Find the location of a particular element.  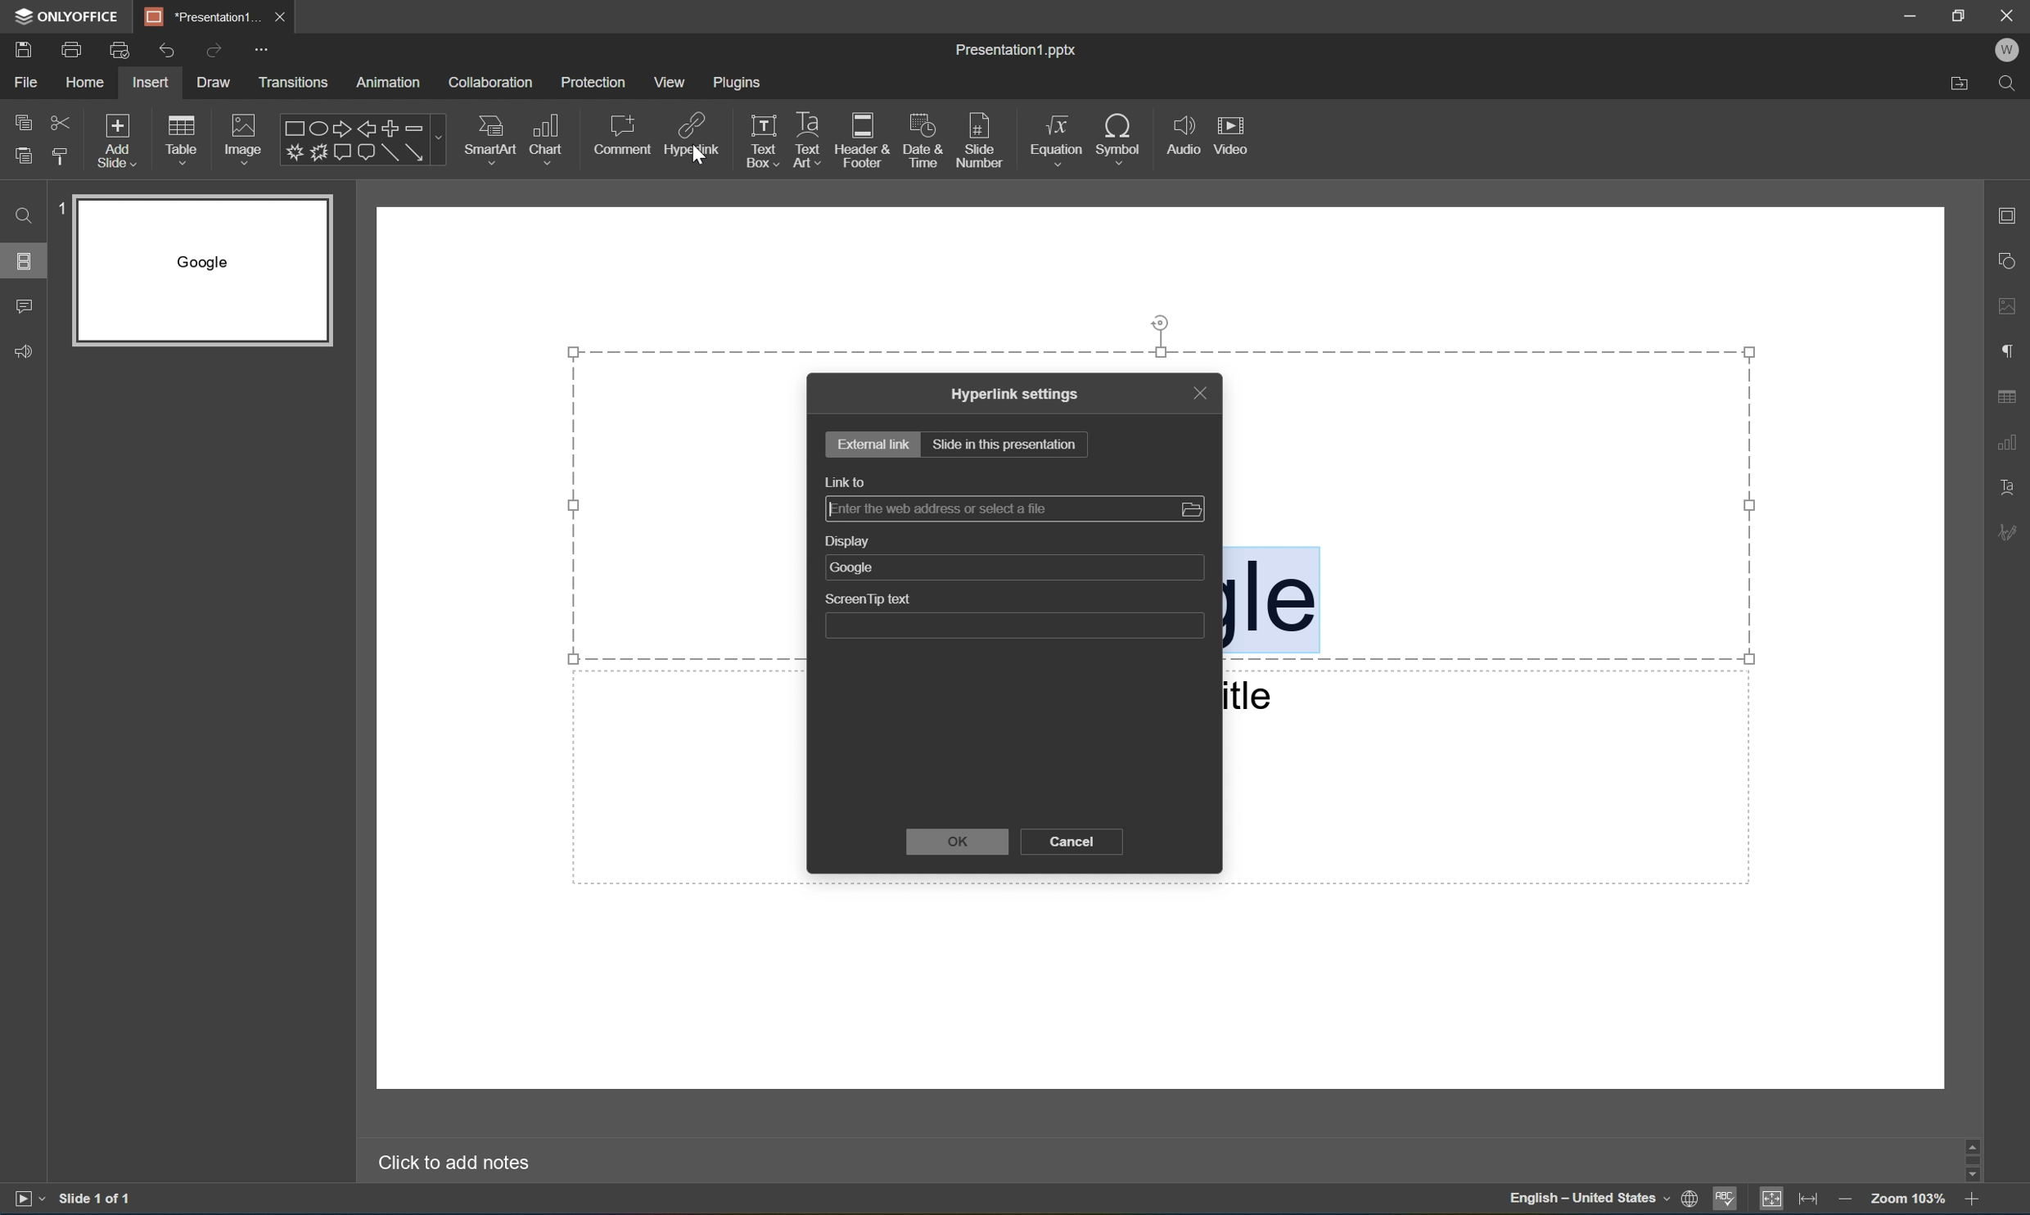

Set document language is located at coordinates (1690, 1199).